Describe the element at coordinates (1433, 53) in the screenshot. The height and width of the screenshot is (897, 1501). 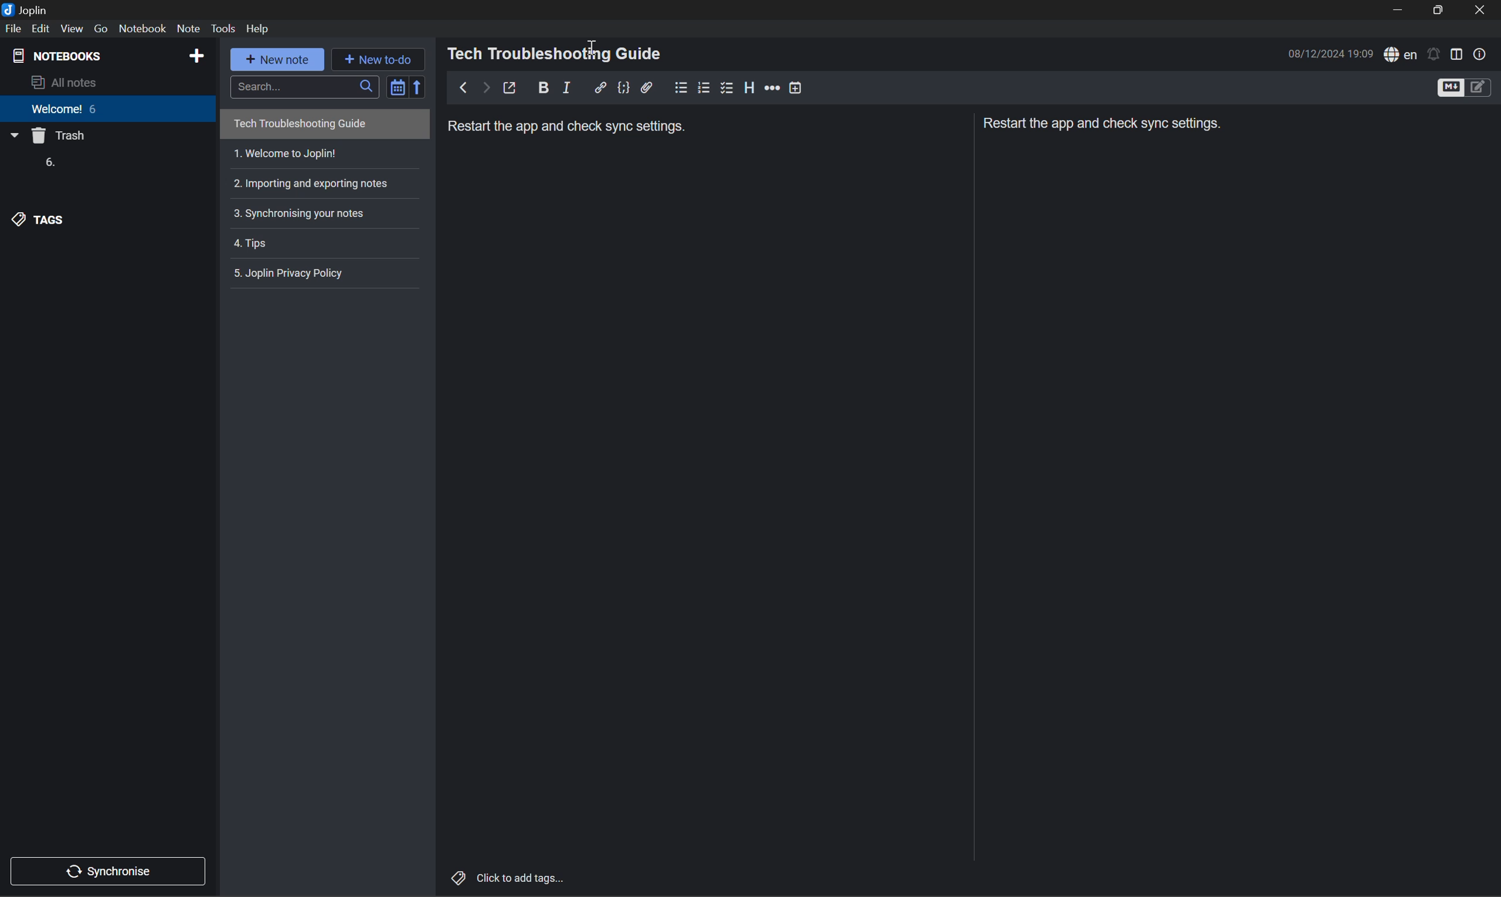
I see `Set alarm` at that location.